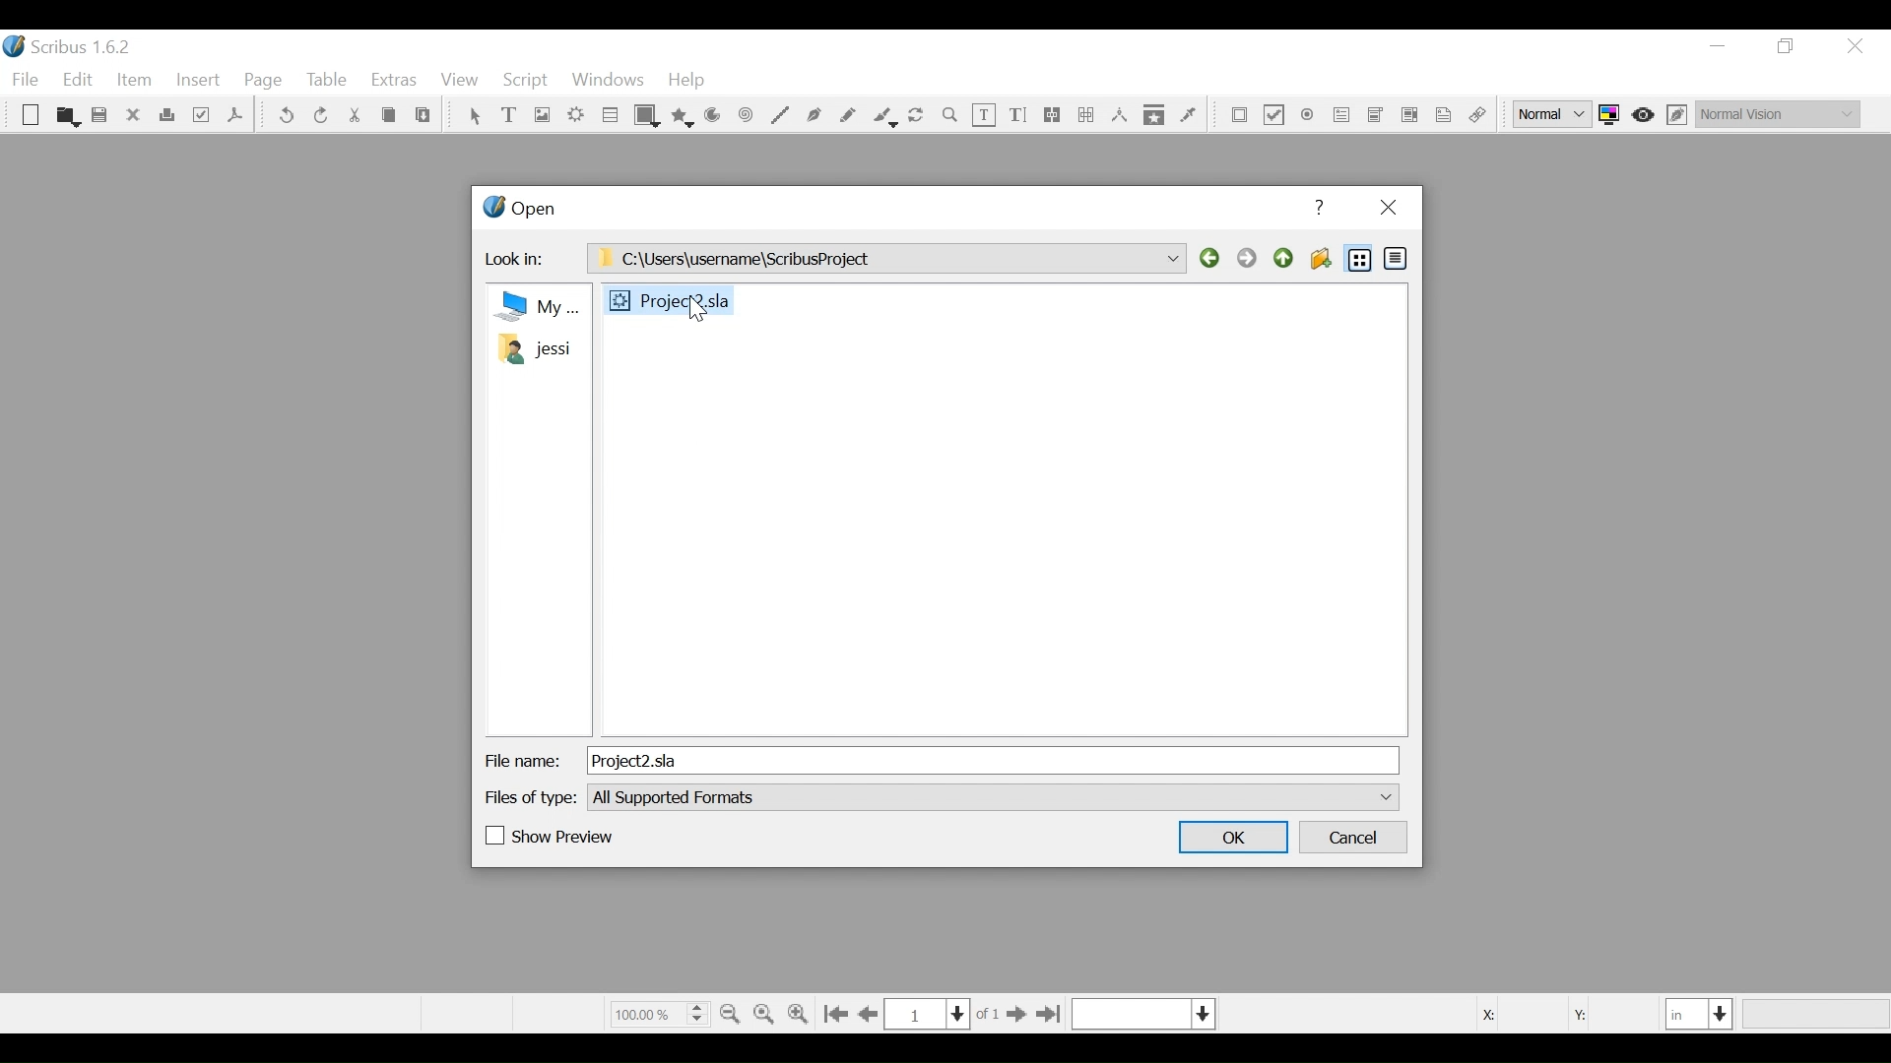  I want to click on Table, so click(611, 117).